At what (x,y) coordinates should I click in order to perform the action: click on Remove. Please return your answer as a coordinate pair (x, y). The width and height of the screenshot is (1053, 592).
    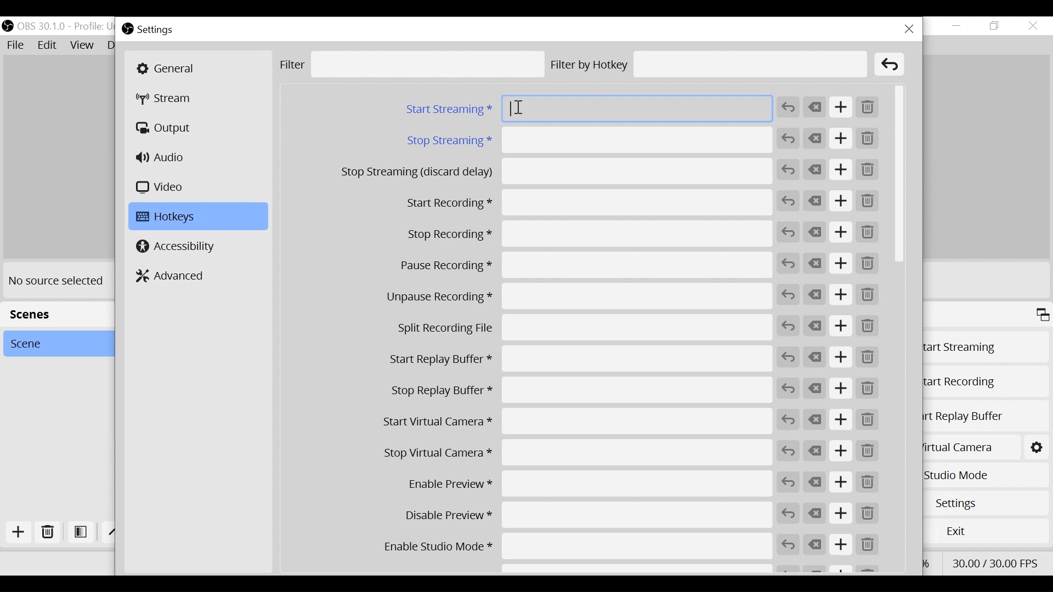
    Looking at the image, I should click on (868, 390).